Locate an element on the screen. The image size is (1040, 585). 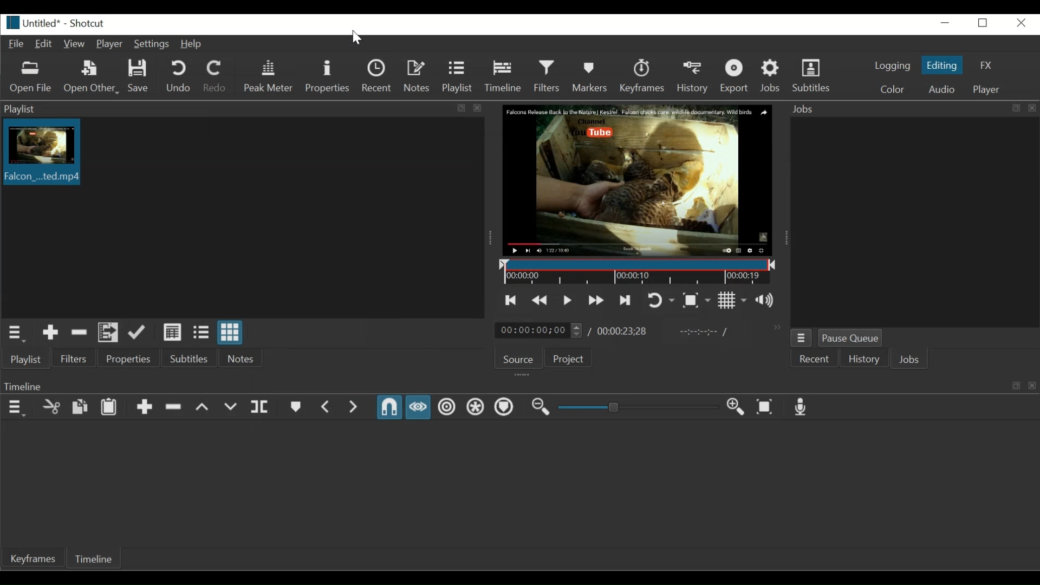
Color is located at coordinates (893, 88).